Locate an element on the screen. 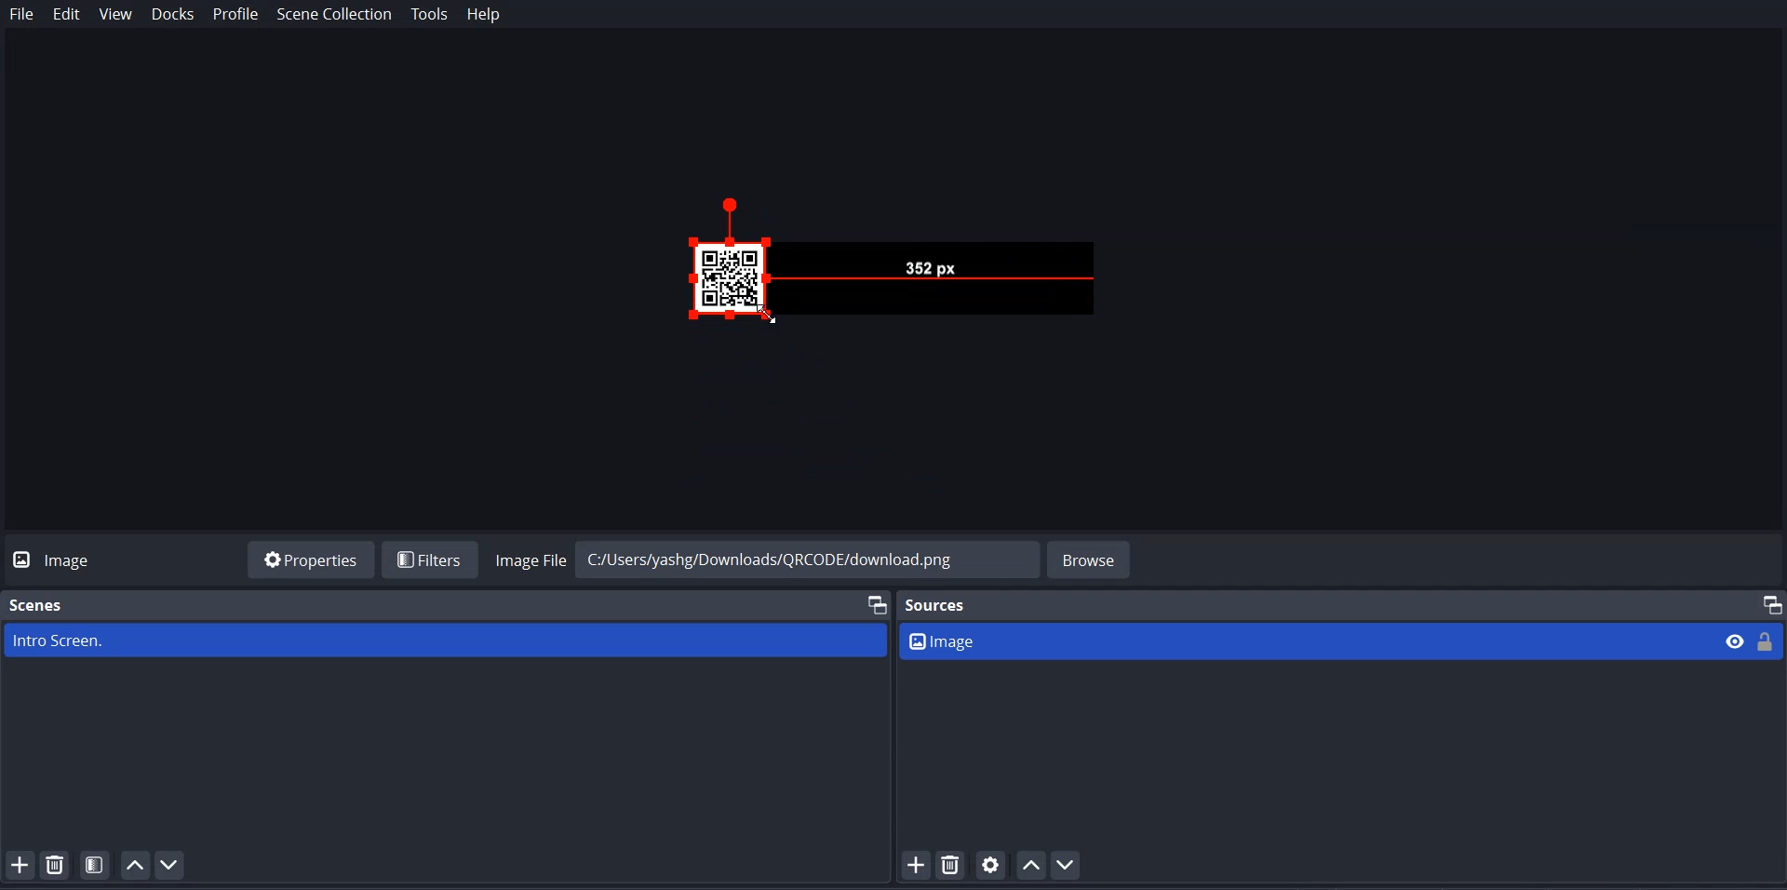 The image size is (1787, 890). Preview Drag Handle is located at coordinates (908, 268).